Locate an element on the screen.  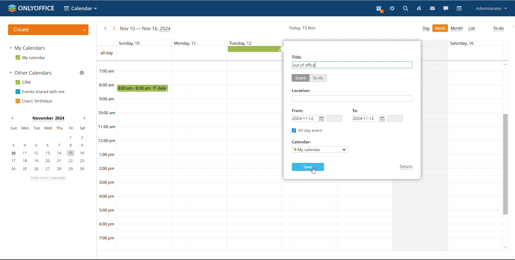
chat is located at coordinates (445, 8).